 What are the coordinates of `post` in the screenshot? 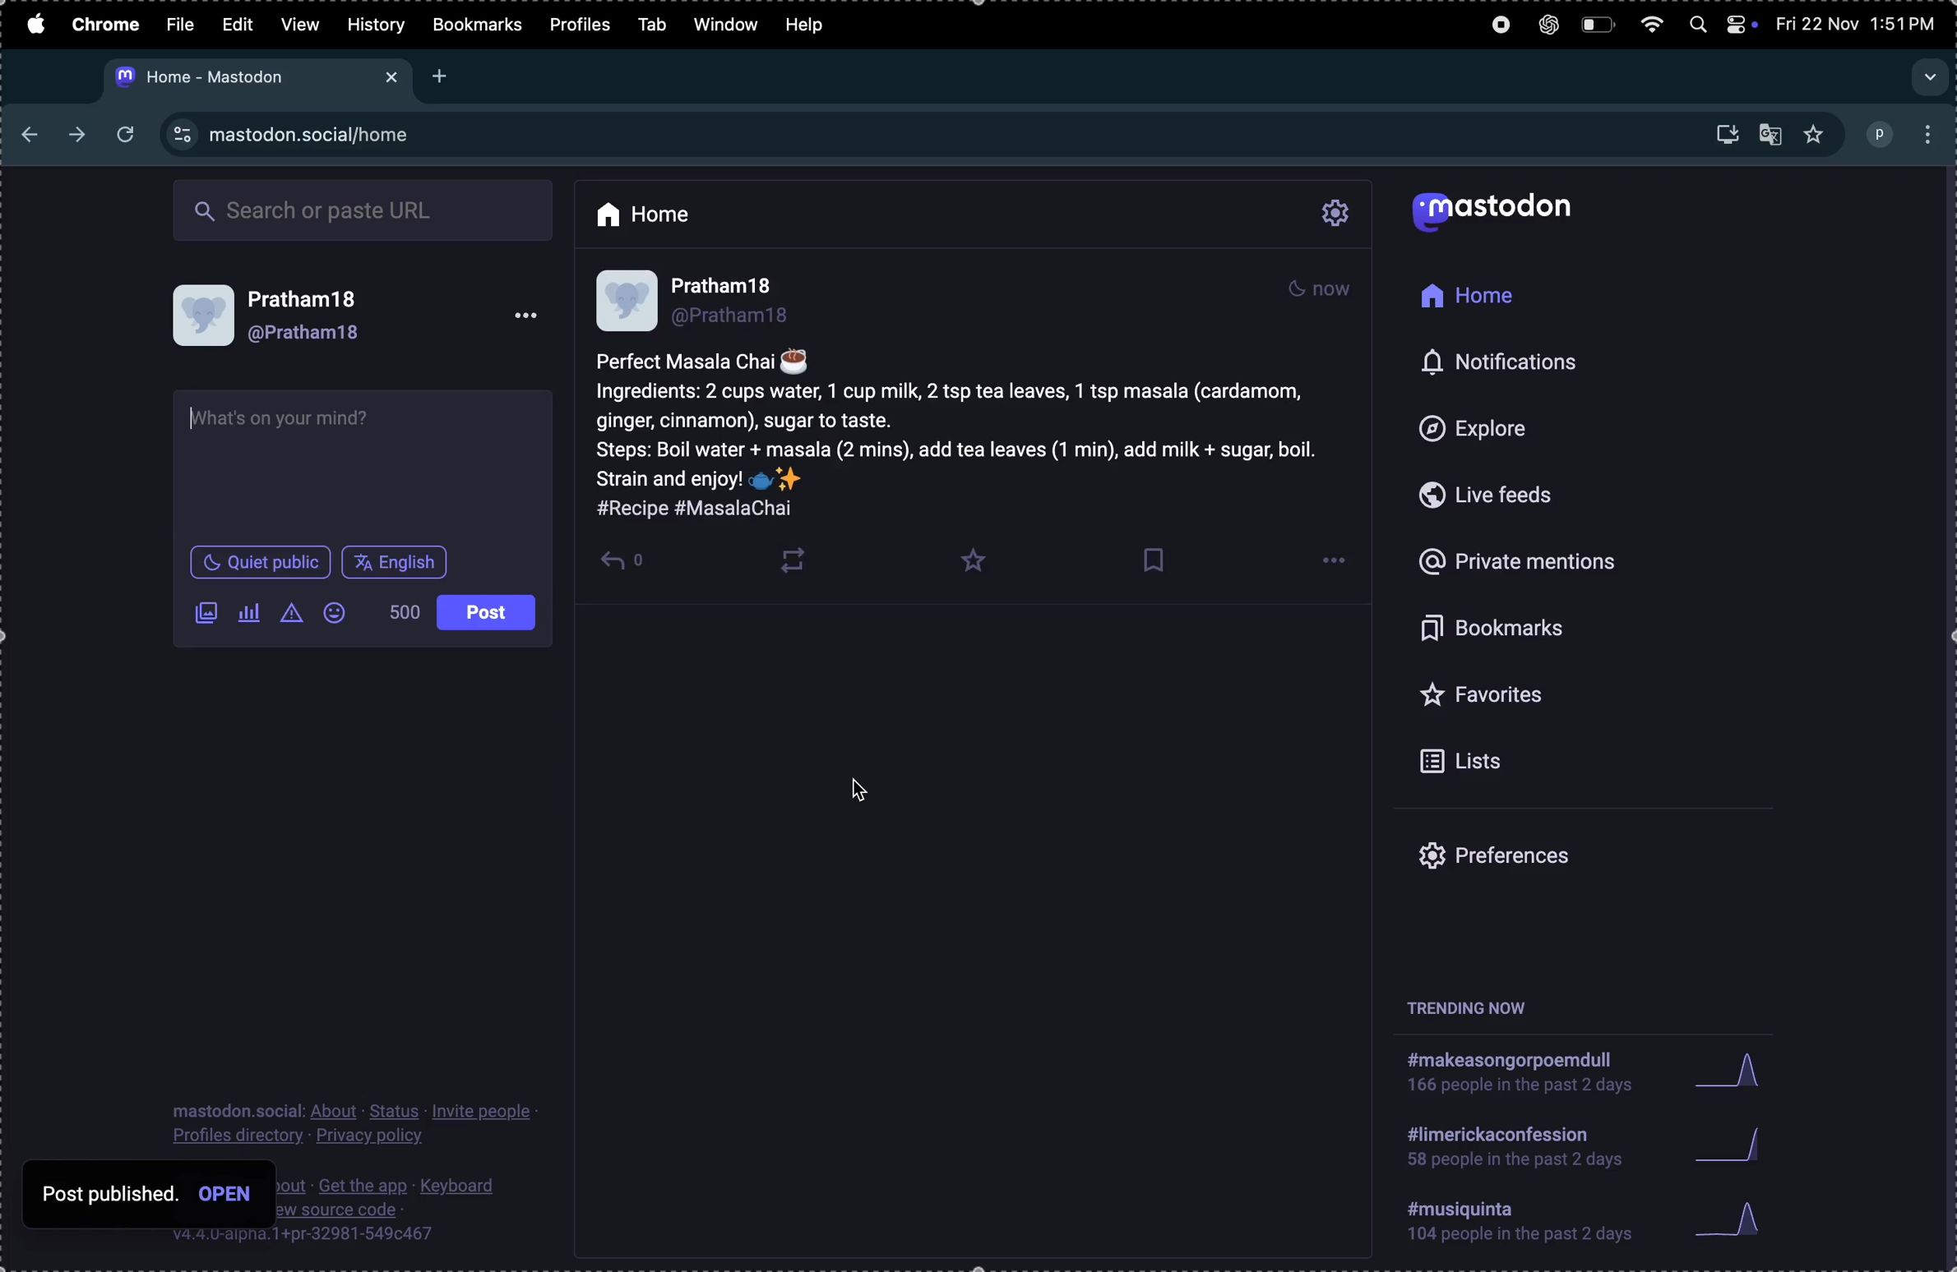 It's located at (486, 613).